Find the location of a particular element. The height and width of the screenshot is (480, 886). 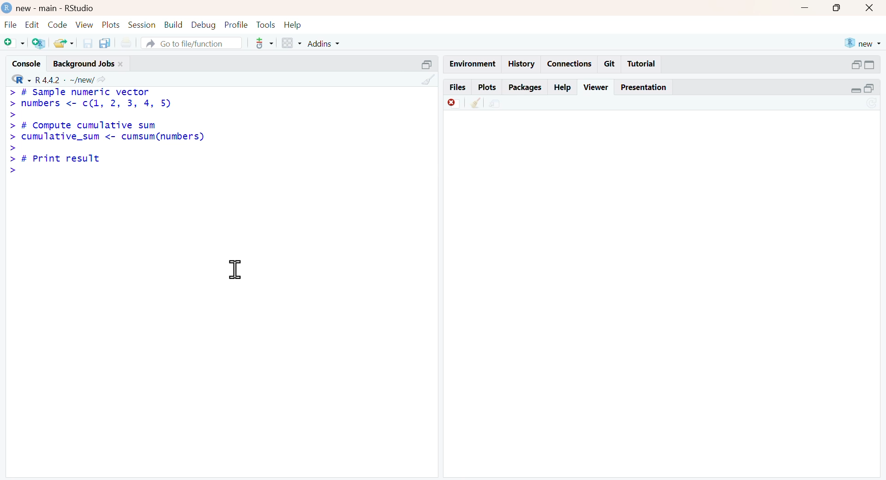

debug is located at coordinates (204, 24).